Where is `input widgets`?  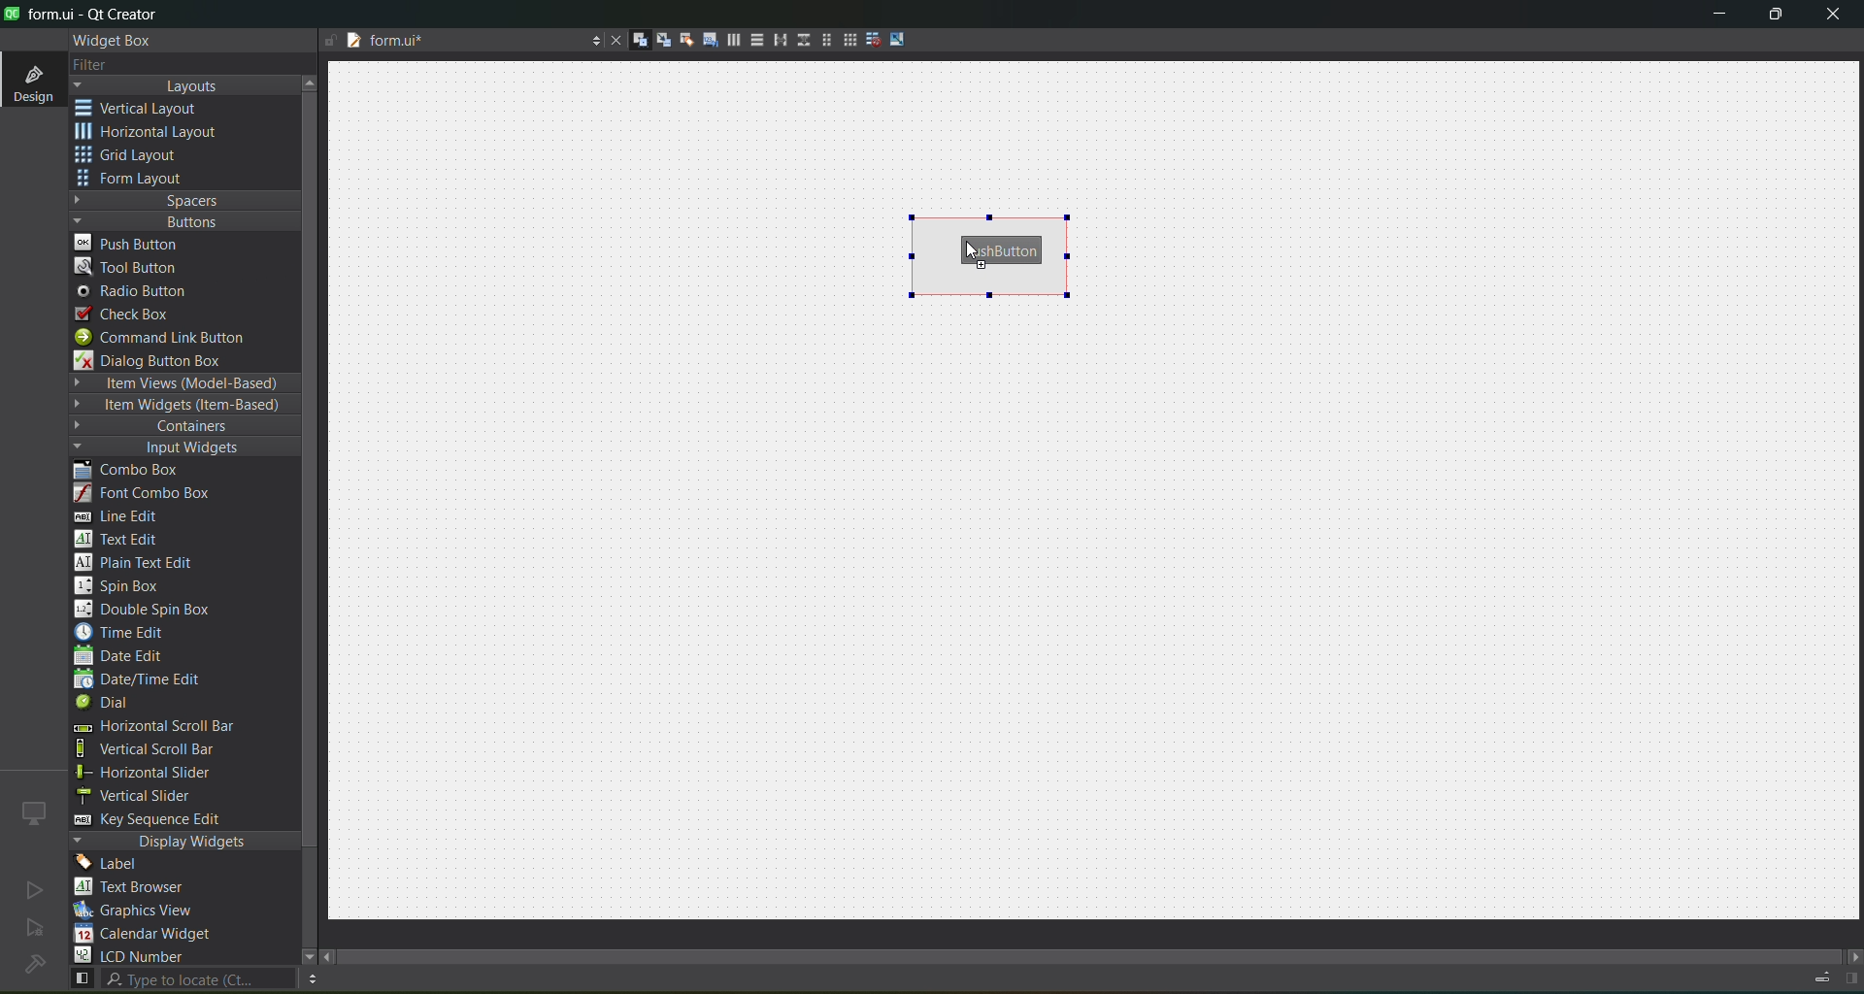
input widgets is located at coordinates (175, 448).